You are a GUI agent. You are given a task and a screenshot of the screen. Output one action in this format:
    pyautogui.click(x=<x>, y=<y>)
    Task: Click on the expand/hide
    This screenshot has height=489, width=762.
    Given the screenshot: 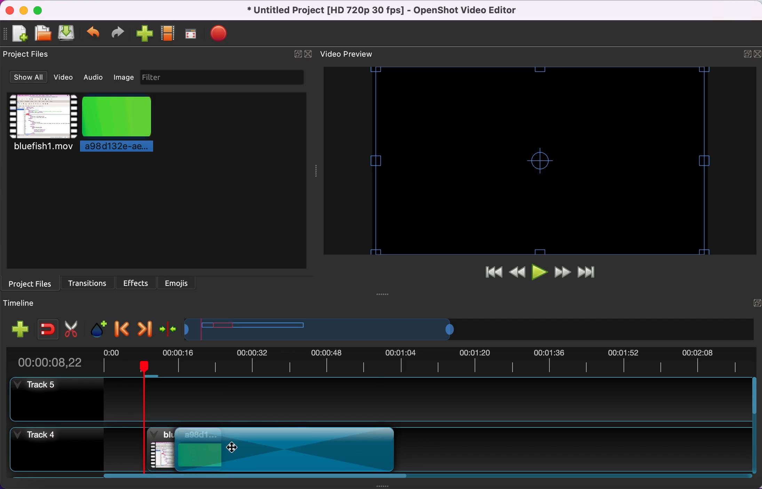 What is the action you would take?
    pyautogui.click(x=753, y=297)
    